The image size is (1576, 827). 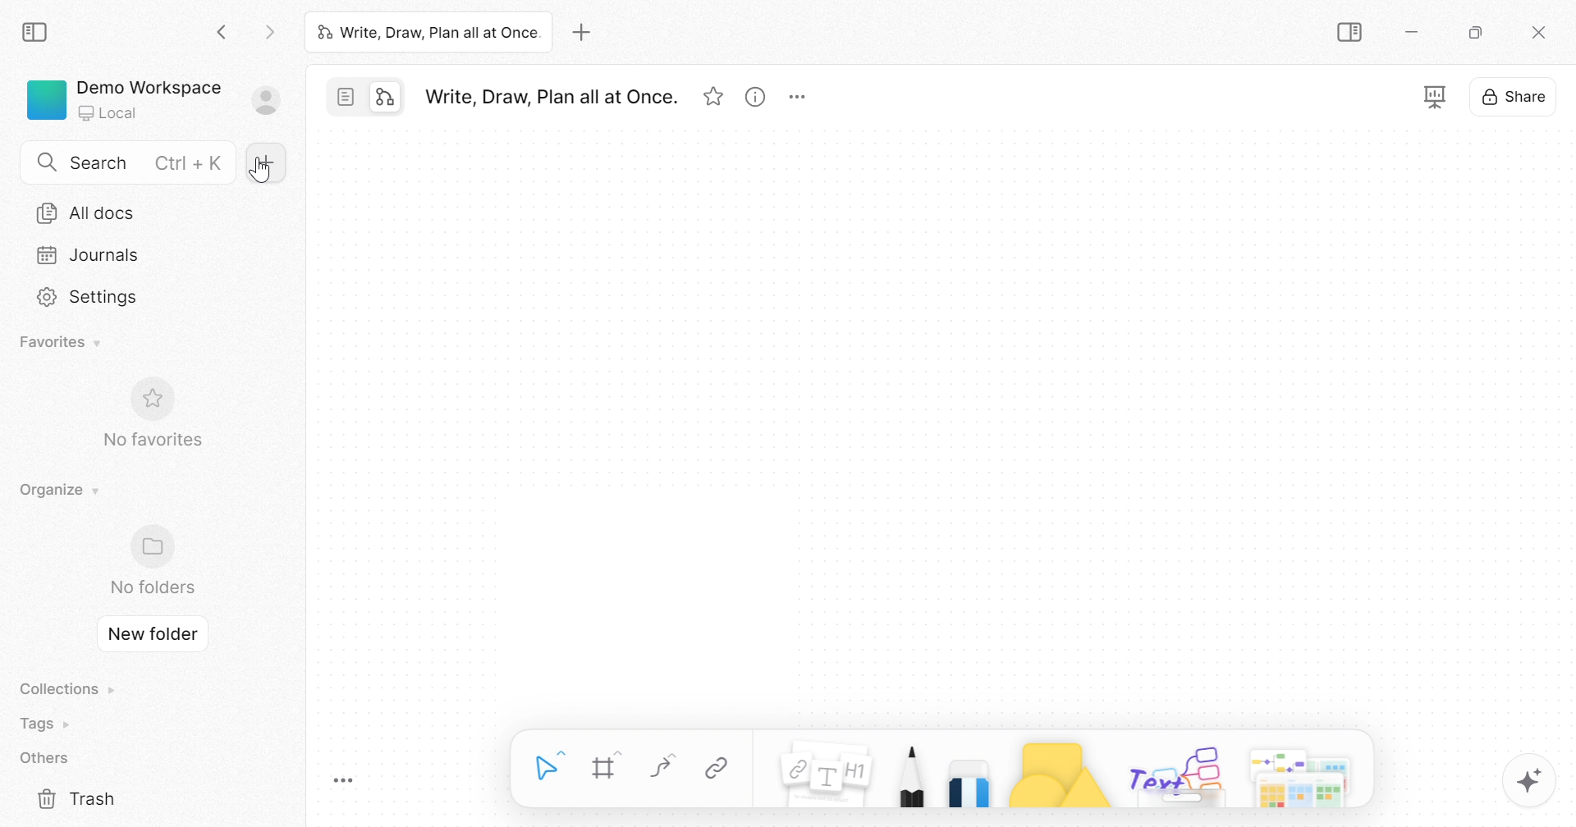 I want to click on Demo Workspace, so click(x=150, y=86).